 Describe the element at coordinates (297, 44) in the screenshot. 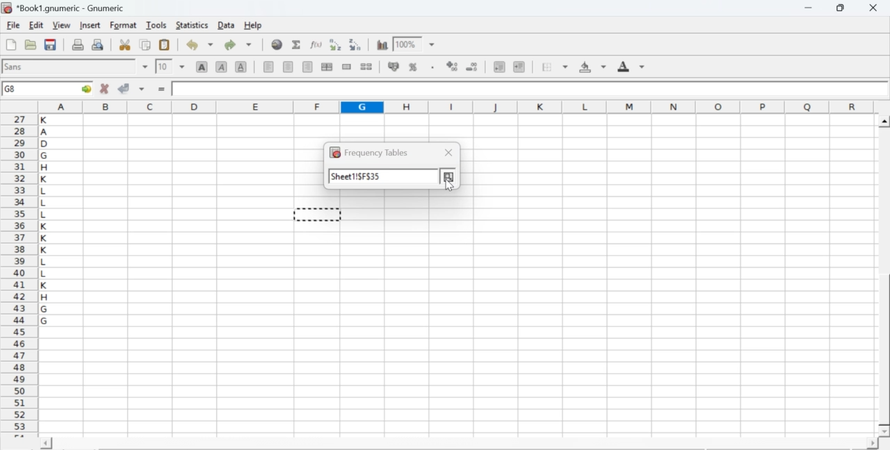

I see `sum in current cell` at that location.